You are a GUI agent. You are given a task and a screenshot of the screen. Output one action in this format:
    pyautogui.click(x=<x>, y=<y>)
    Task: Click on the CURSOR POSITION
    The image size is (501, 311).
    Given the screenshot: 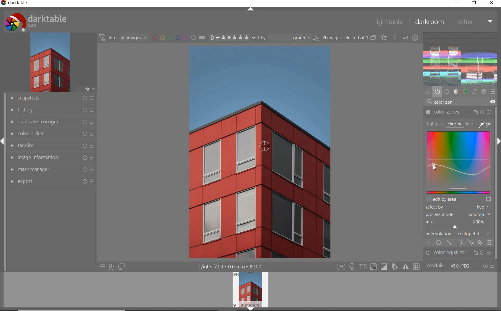 What is the action you would take?
    pyautogui.click(x=433, y=166)
    